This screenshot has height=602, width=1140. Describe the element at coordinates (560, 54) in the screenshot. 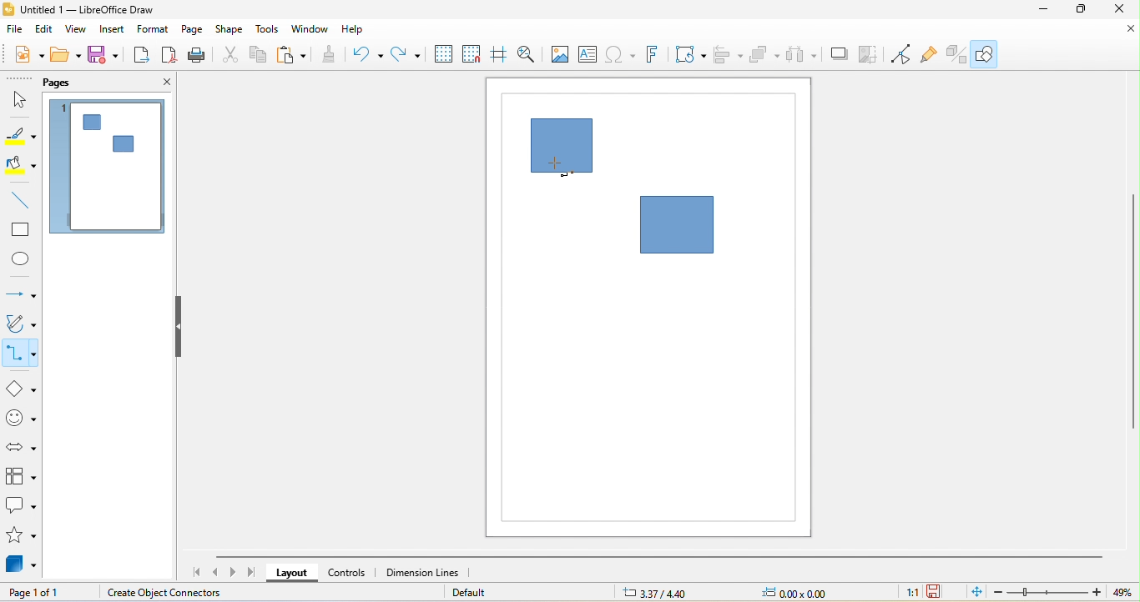

I see `image` at that location.